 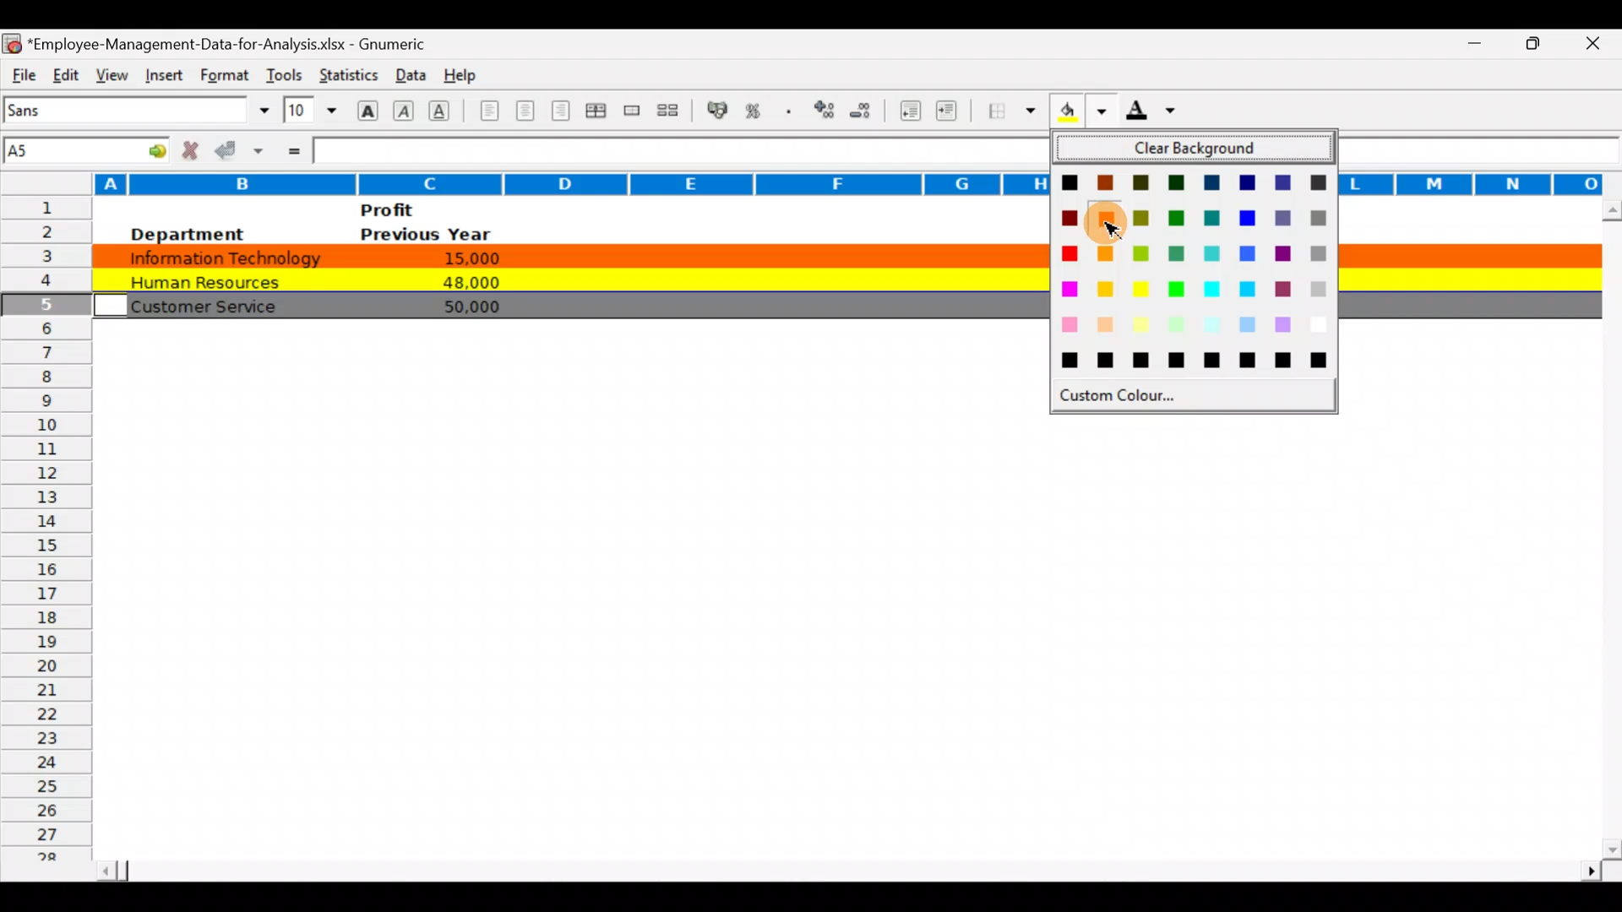 What do you see at coordinates (526, 114) in the screenshot?
I see `Centre horizontally` at bounding box center [526, 114].